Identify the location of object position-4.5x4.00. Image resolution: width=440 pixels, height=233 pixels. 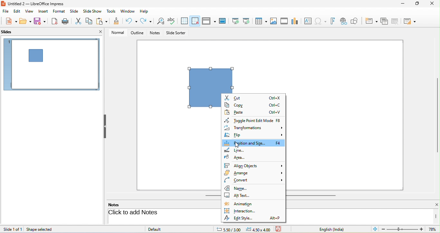
(258, 229).